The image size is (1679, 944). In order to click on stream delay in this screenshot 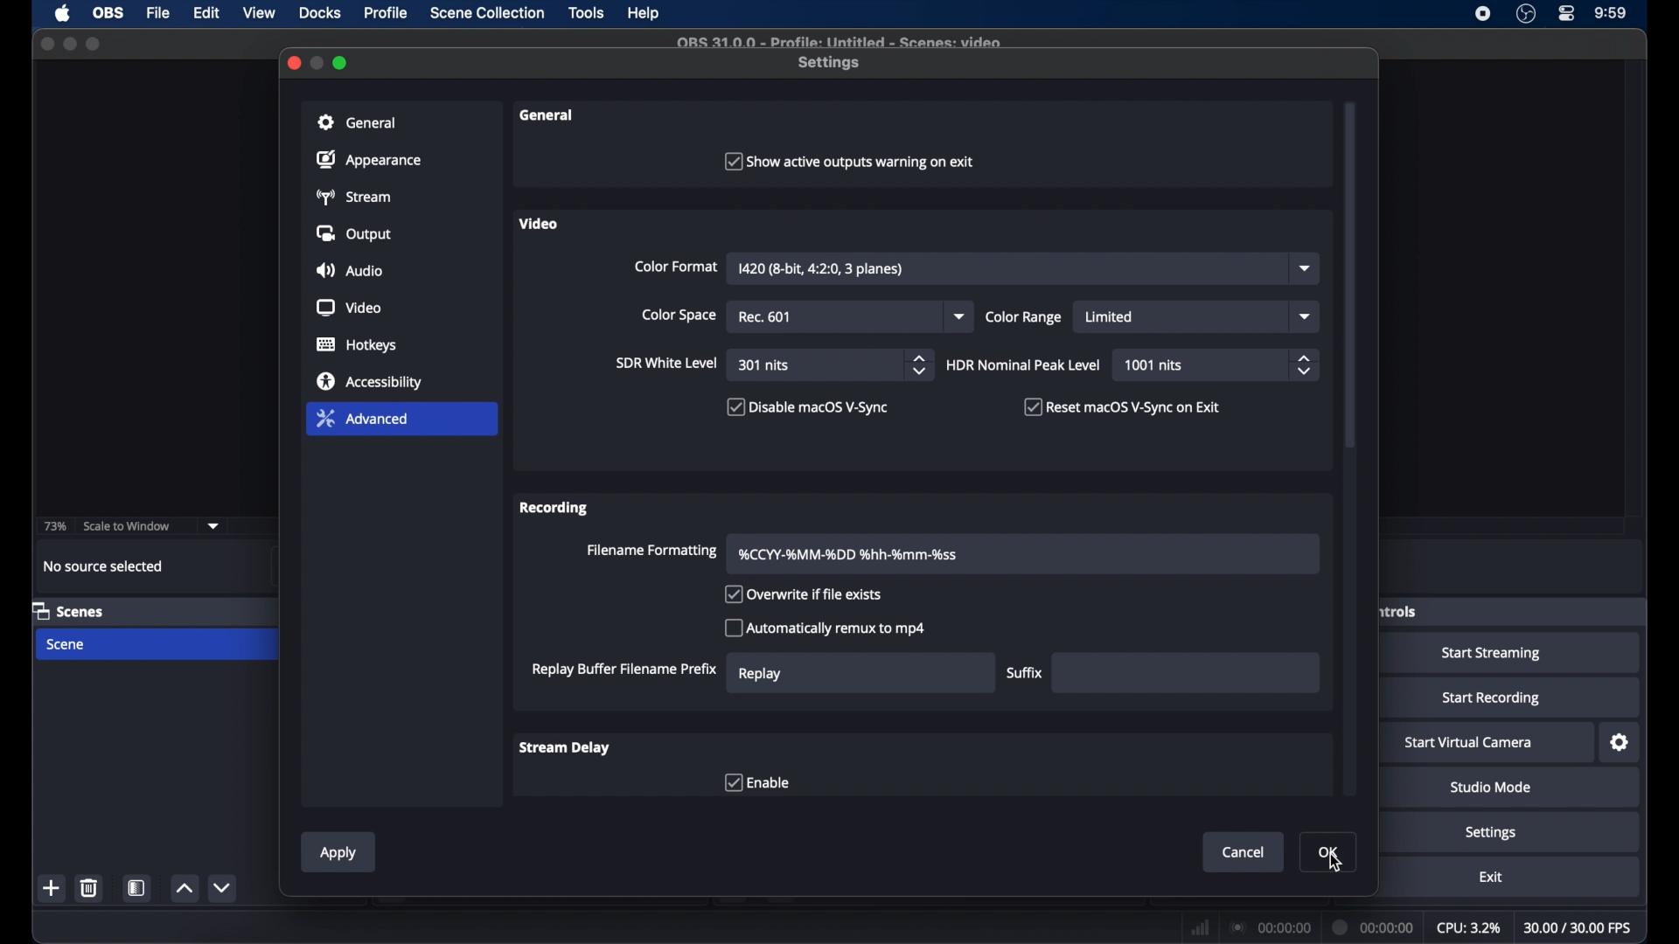, I will do `click(565, 747)`.